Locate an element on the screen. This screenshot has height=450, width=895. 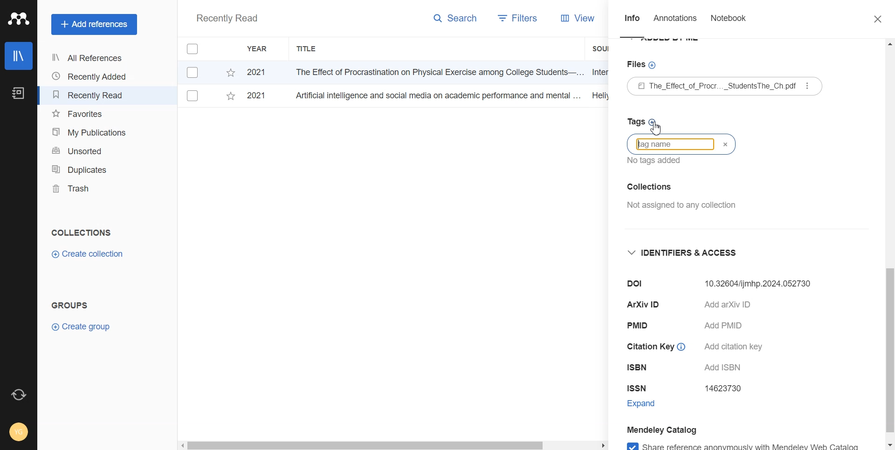
More is located at coordinates (808, 86).